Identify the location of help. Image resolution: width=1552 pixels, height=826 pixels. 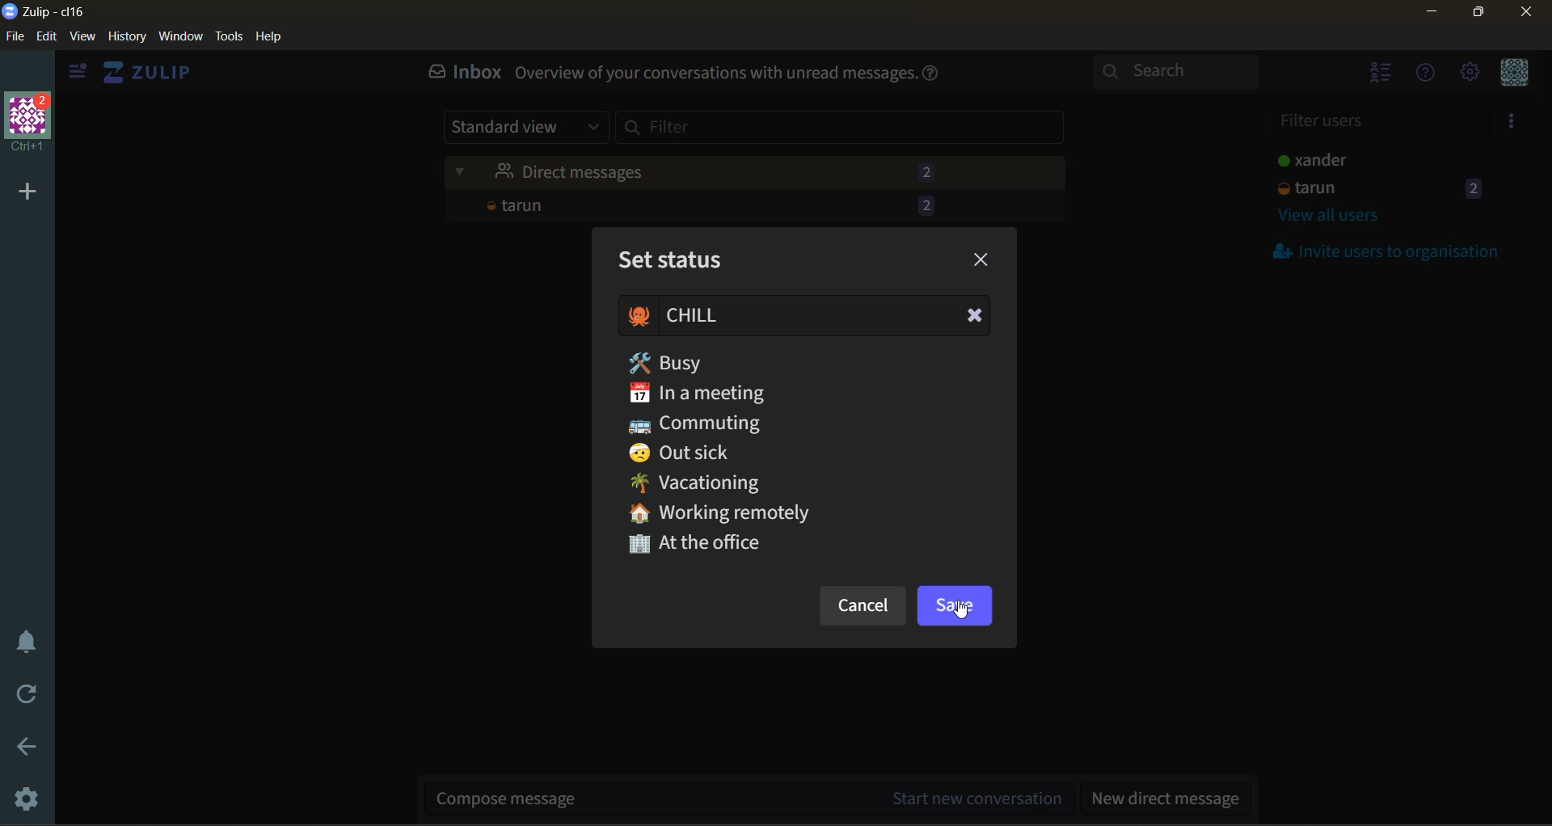
(270, 37).